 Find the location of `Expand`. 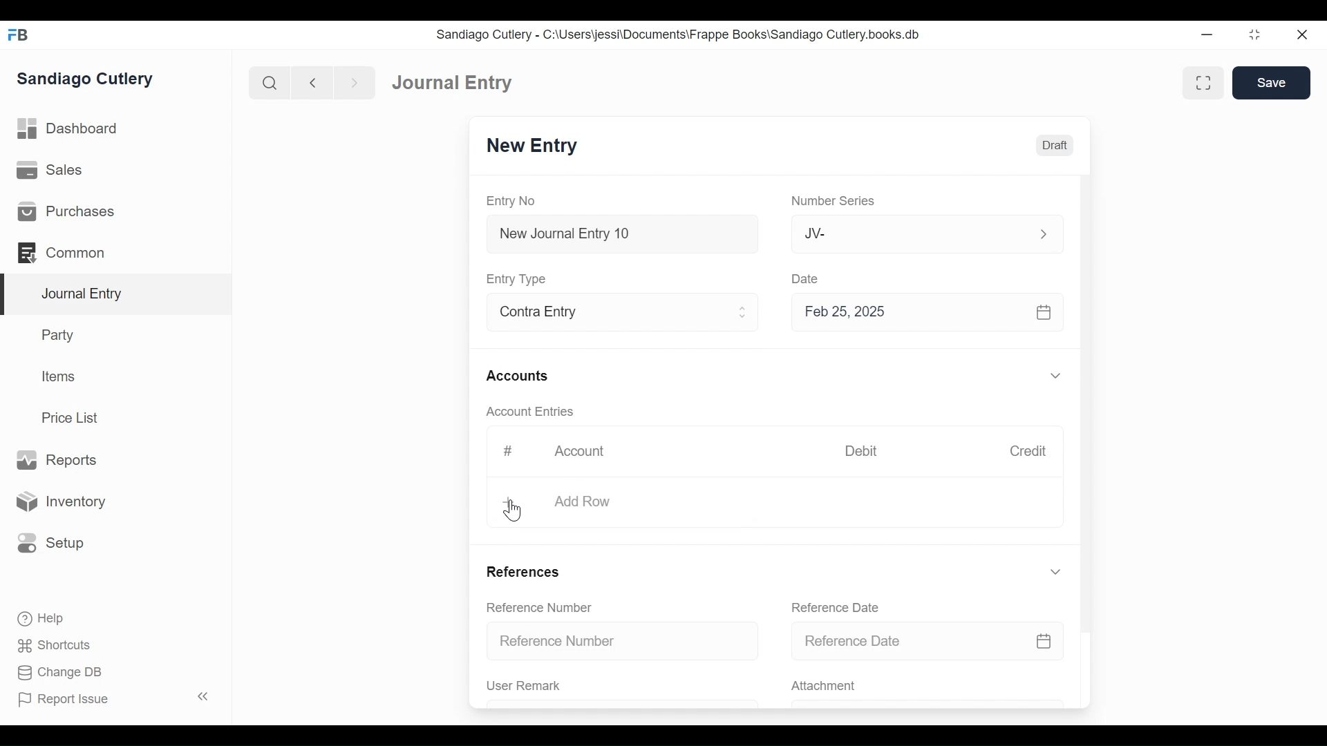

Expand is located at coordinates (1055, 376).